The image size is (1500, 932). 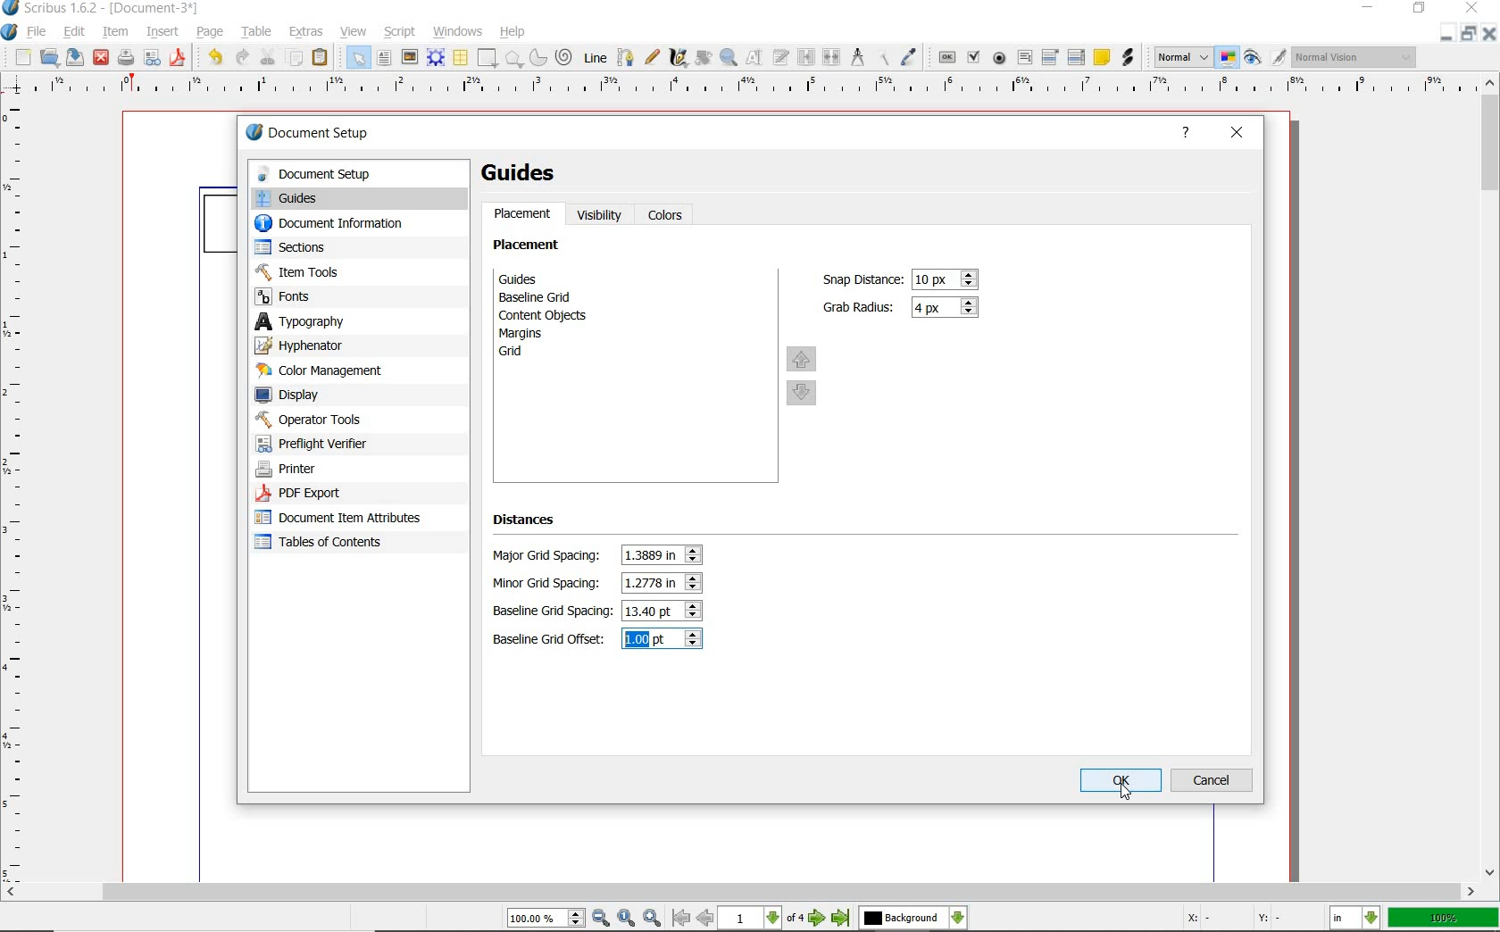 What do you see at coordinates (743, 89) in the screenshot?
I see `ruler` at bounding box center [743, 89].